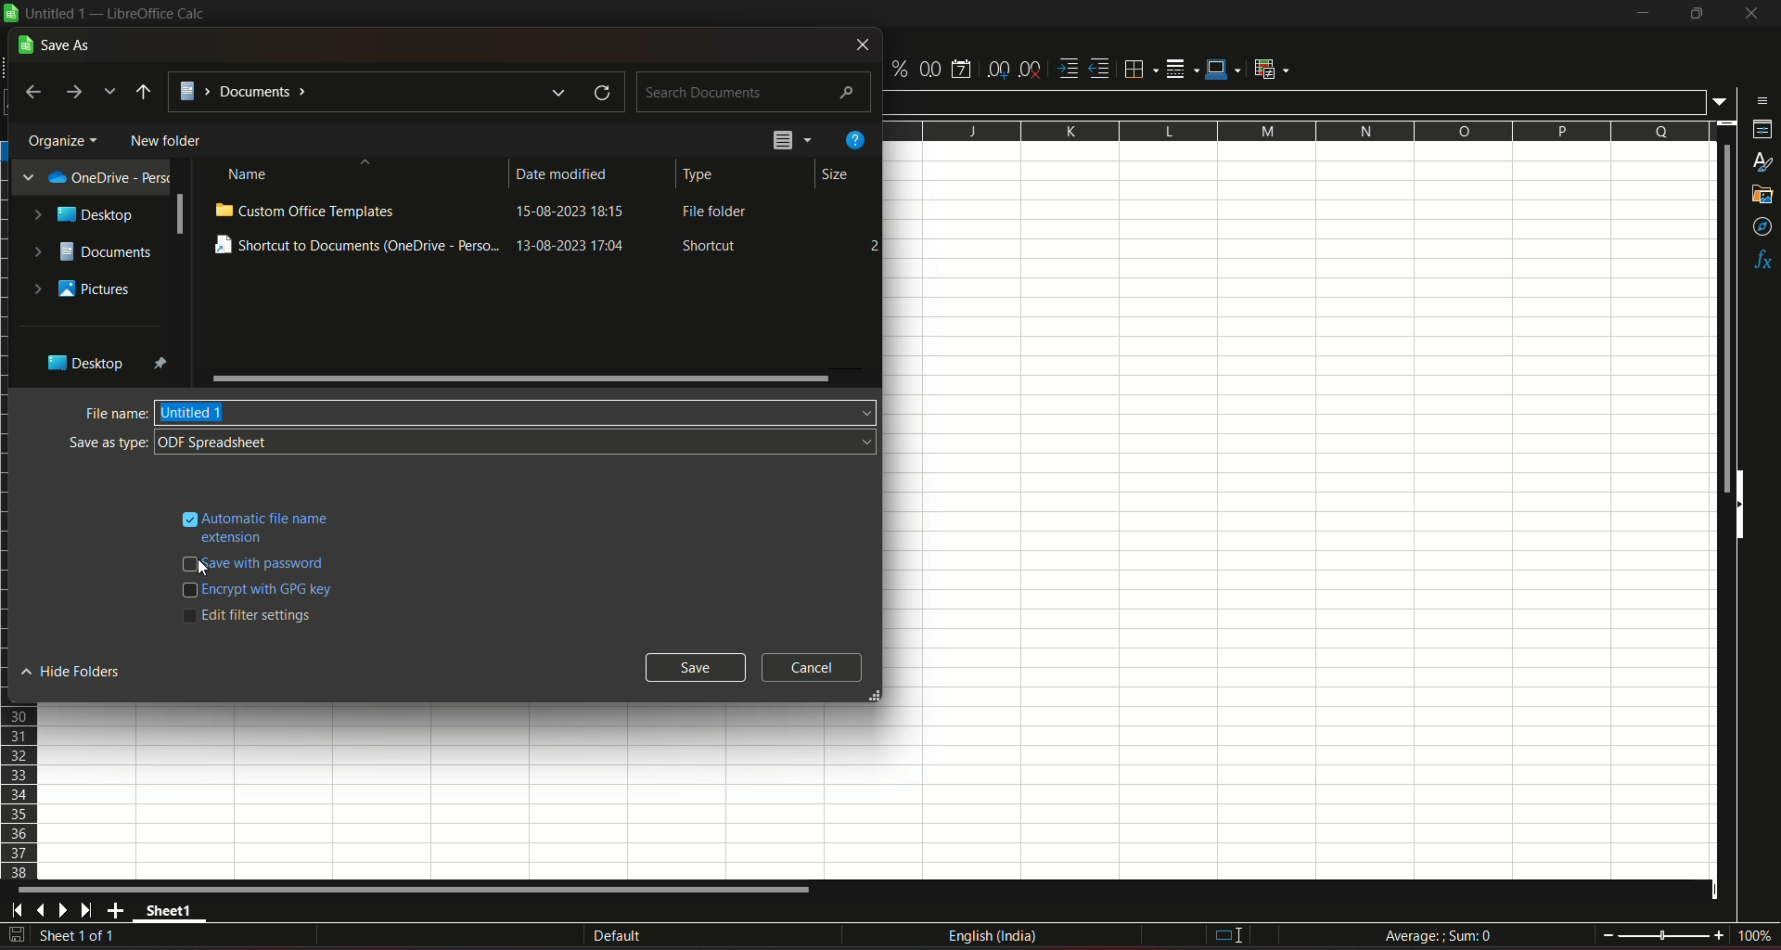  Describe the element at coordinates (1224, 71) in the screenshot. I see `border color` at that location.